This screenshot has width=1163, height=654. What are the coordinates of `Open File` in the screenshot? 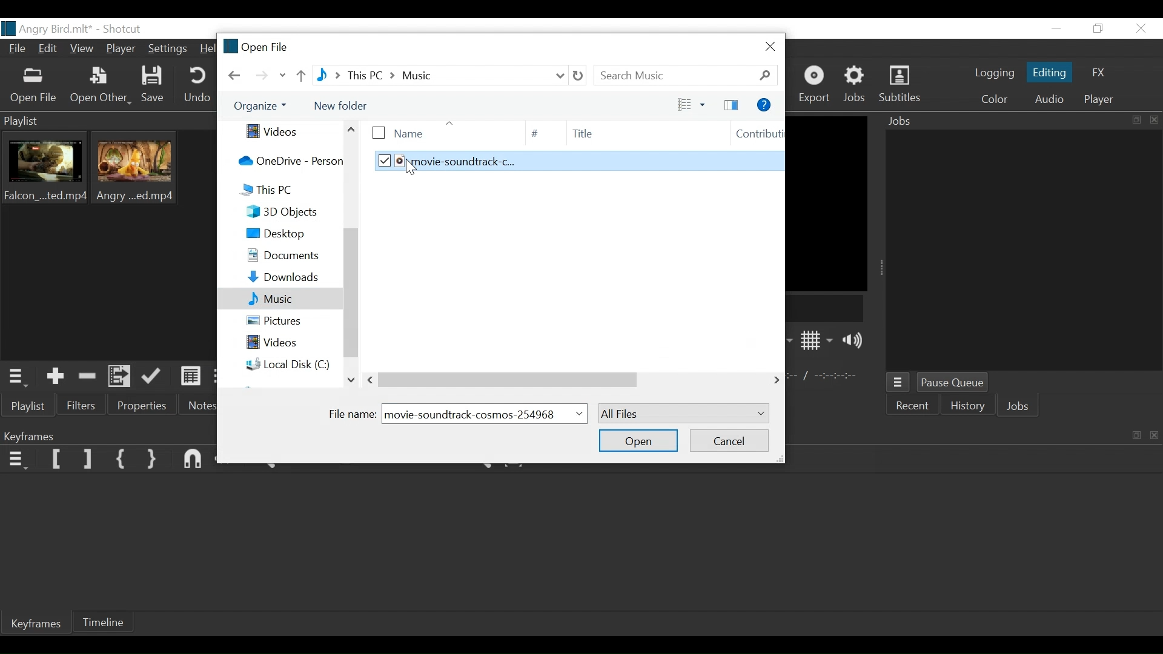 It's located at (254, 46).